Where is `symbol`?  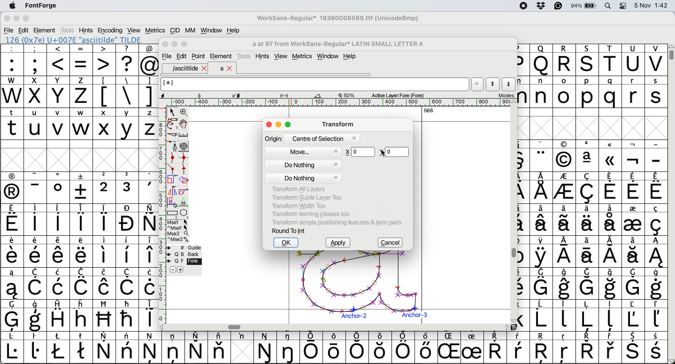
symbol is located at coordinates (82, 188).